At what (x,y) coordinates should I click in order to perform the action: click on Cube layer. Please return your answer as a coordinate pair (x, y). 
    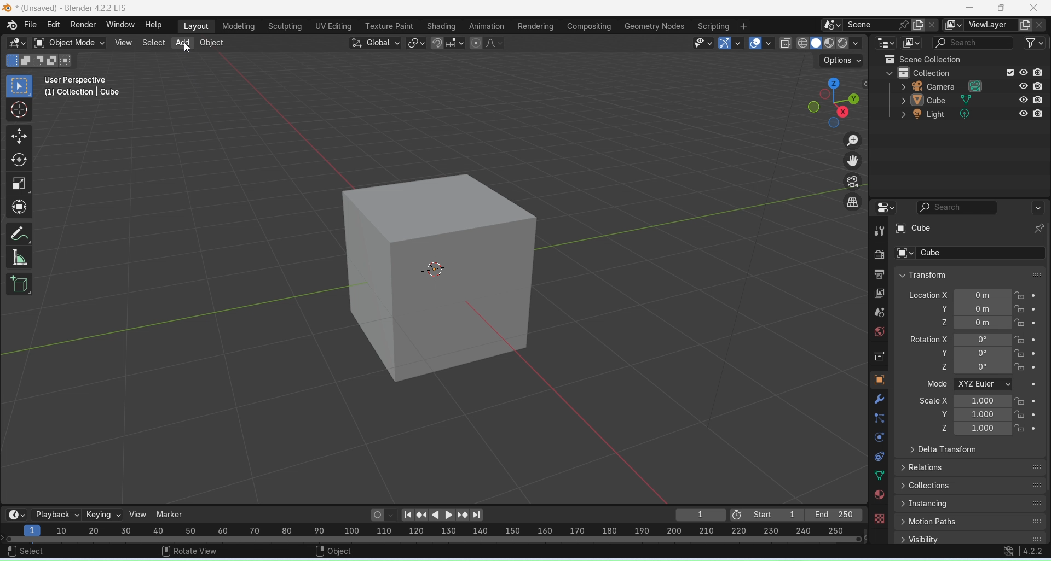
    Looking at the image, I should click on (971, 228).